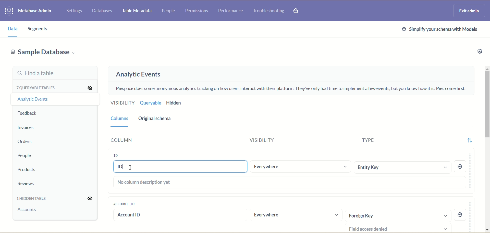  I want to click on No columns description, so click(290, 183).